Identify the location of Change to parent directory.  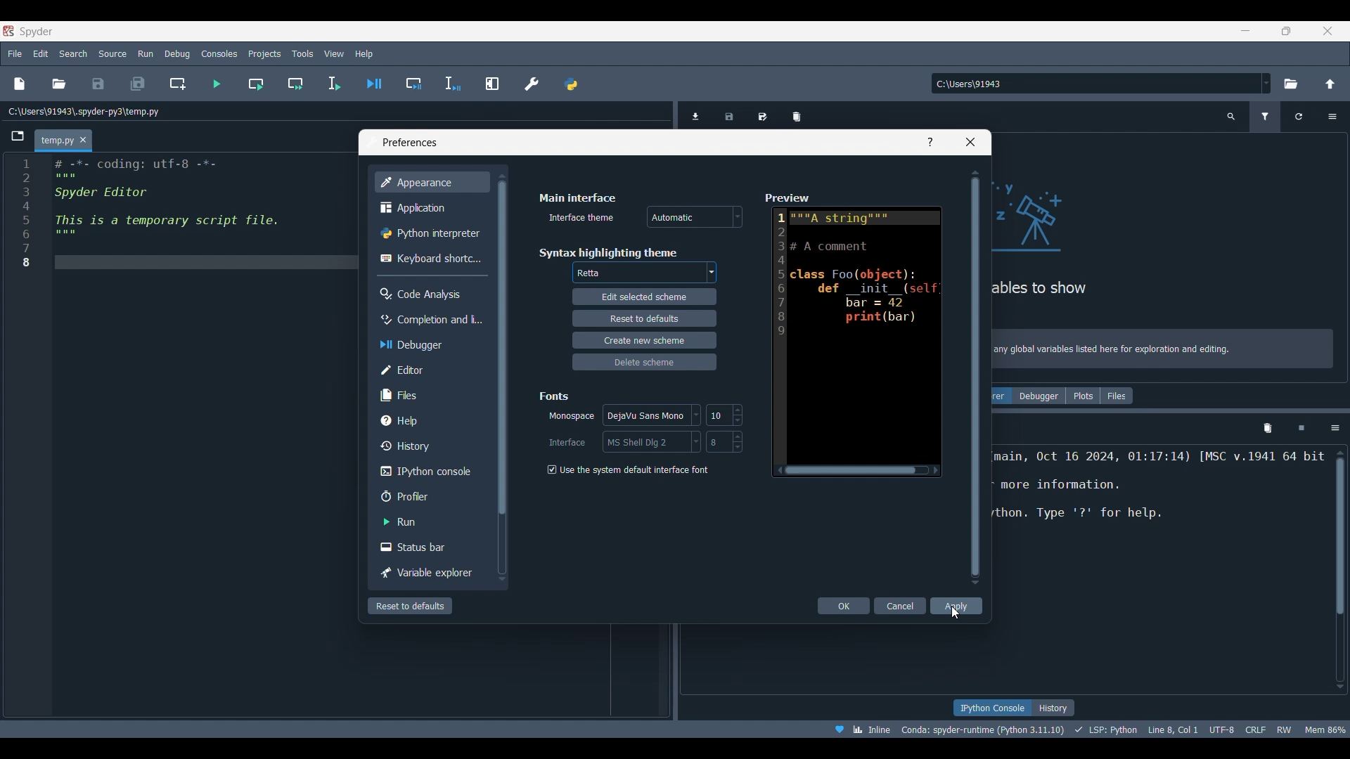
(1330, 84).